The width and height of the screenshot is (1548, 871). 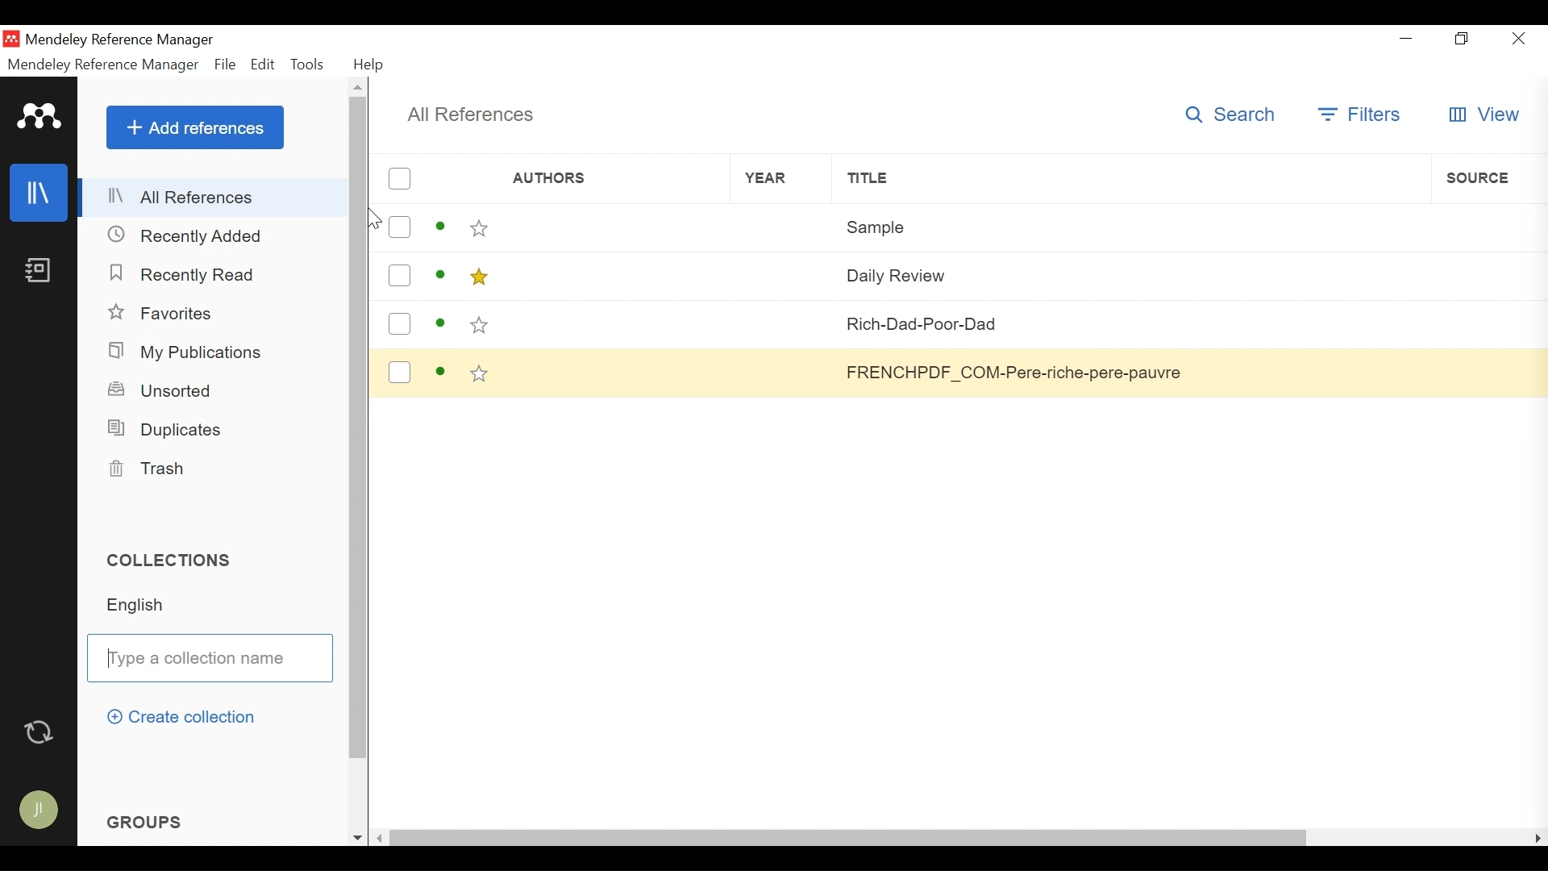 I want to click on File, so click(x=226, y=65).